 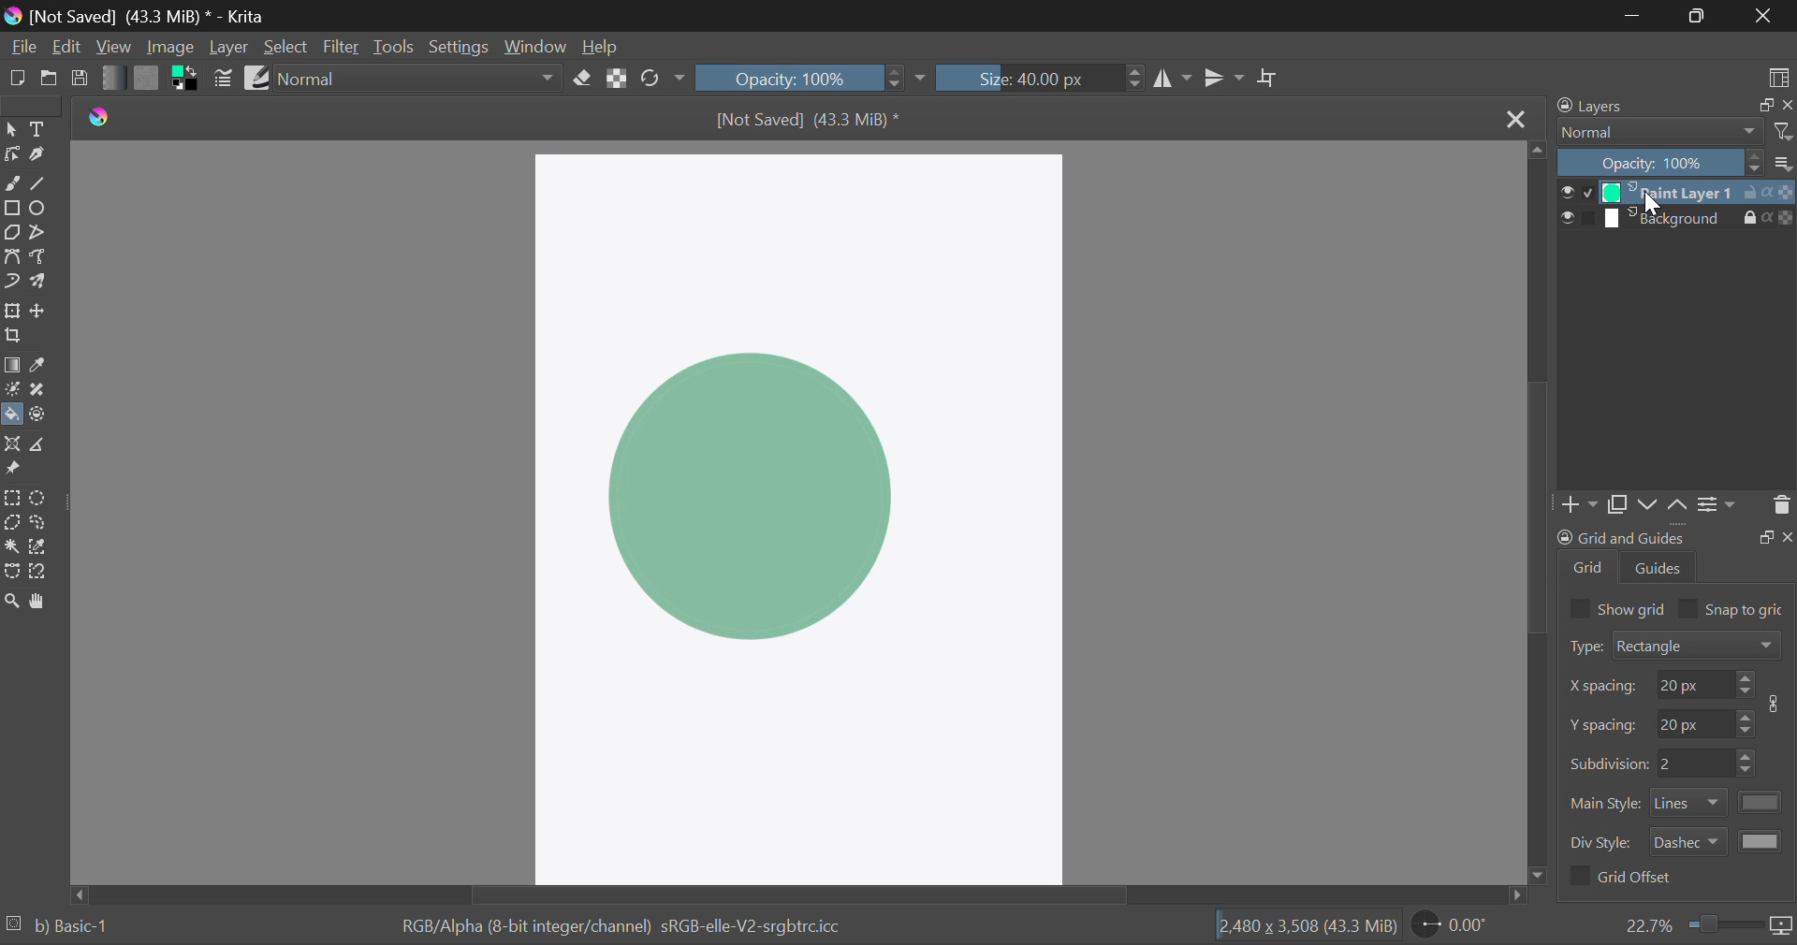 What do you see at coordinates (38, 181) in the screenshot?
I see `Line` at bounding box center [38, 181].